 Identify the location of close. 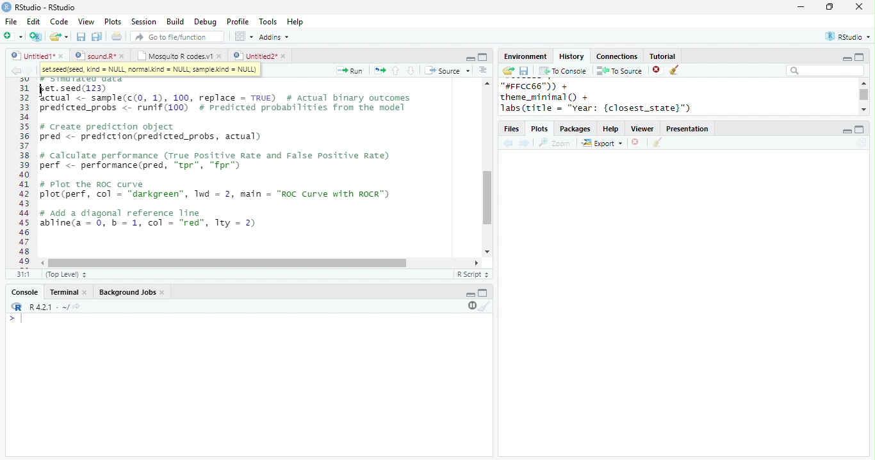
(164, 293).